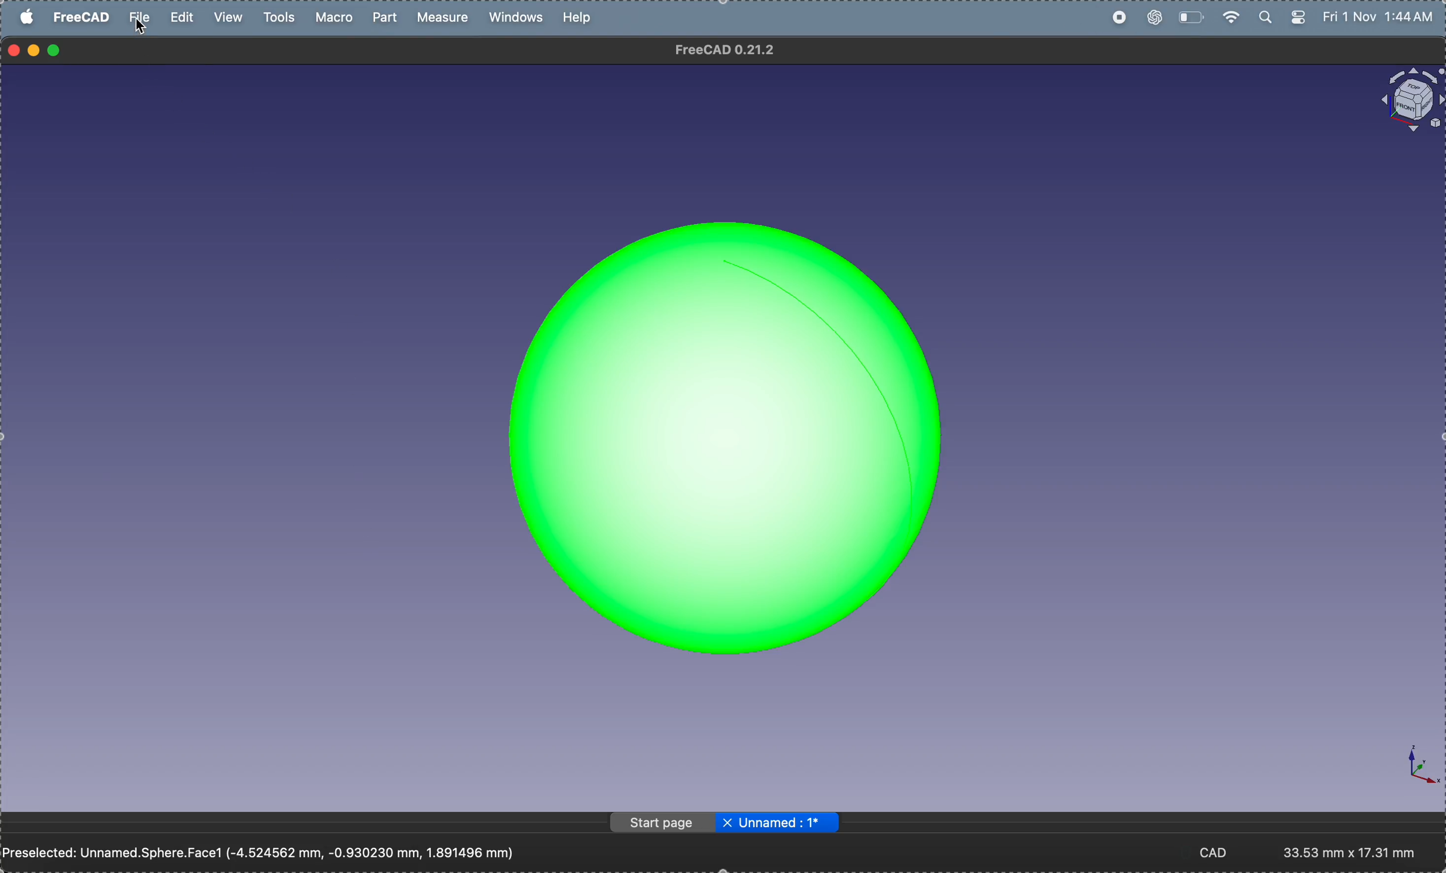 This screenshot has width=1446, height=873. Describe the element at coordinates (1191, 16) in the screenshot. I see `battery` at that location.